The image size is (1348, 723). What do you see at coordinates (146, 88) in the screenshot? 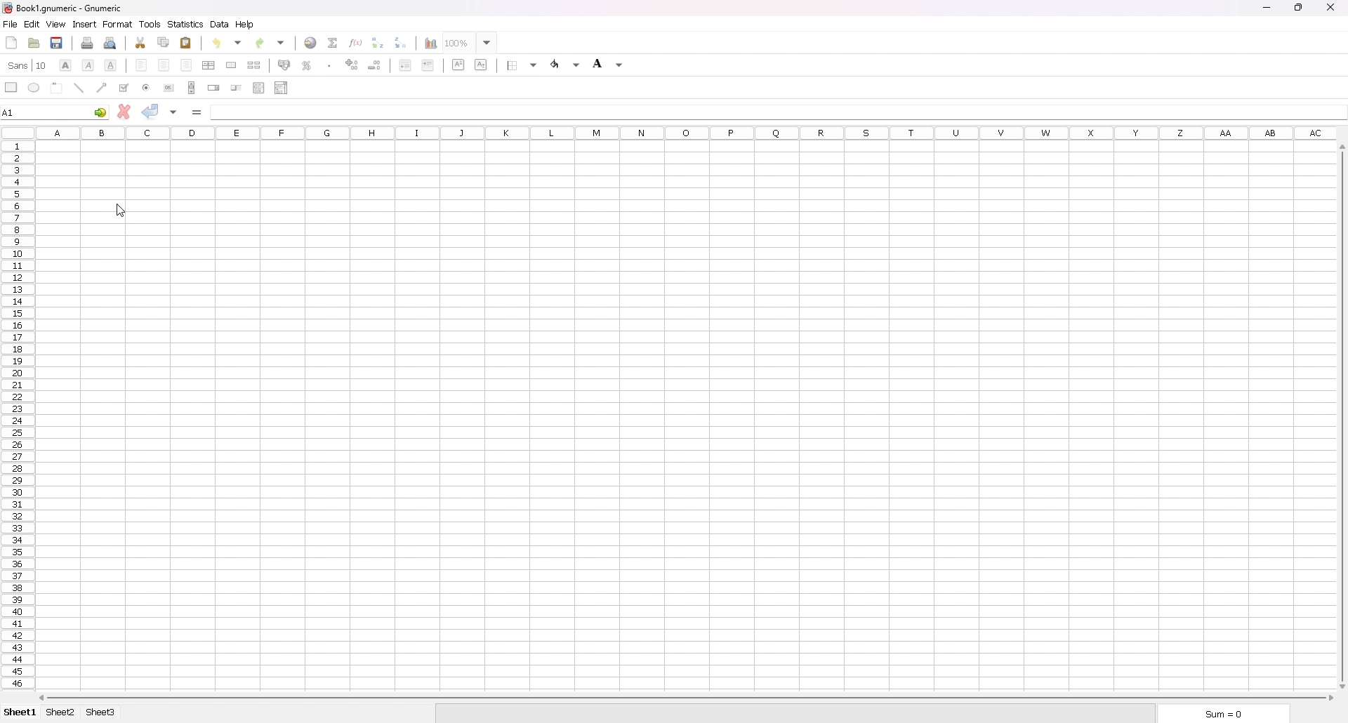
I see `radio button` at bounding box center [146, 88].